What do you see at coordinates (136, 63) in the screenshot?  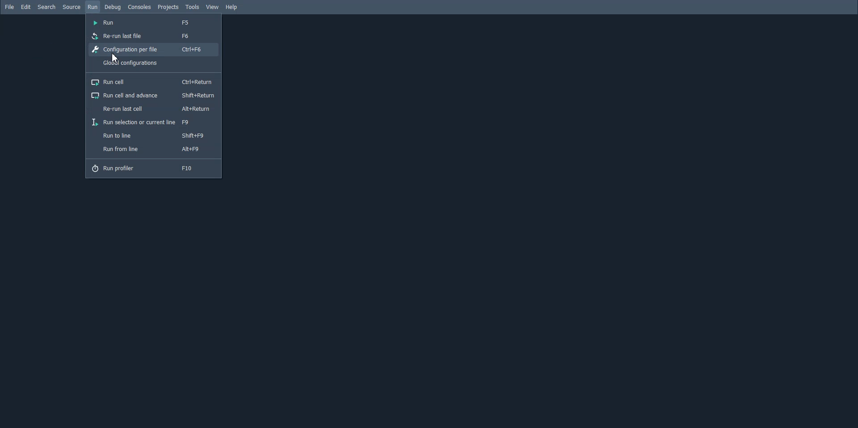 I see `Global configuration` at bounding box center [136, 63].